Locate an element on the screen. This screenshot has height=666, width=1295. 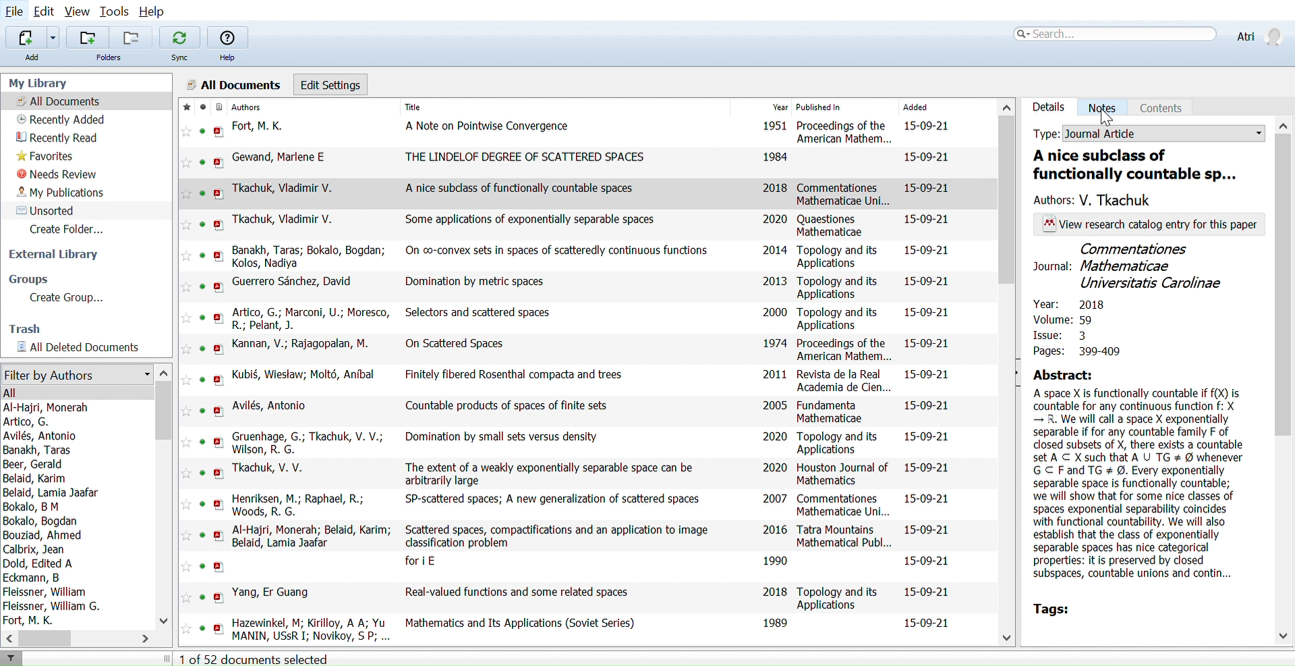
Tags: is located at coordinates (1054, 611).